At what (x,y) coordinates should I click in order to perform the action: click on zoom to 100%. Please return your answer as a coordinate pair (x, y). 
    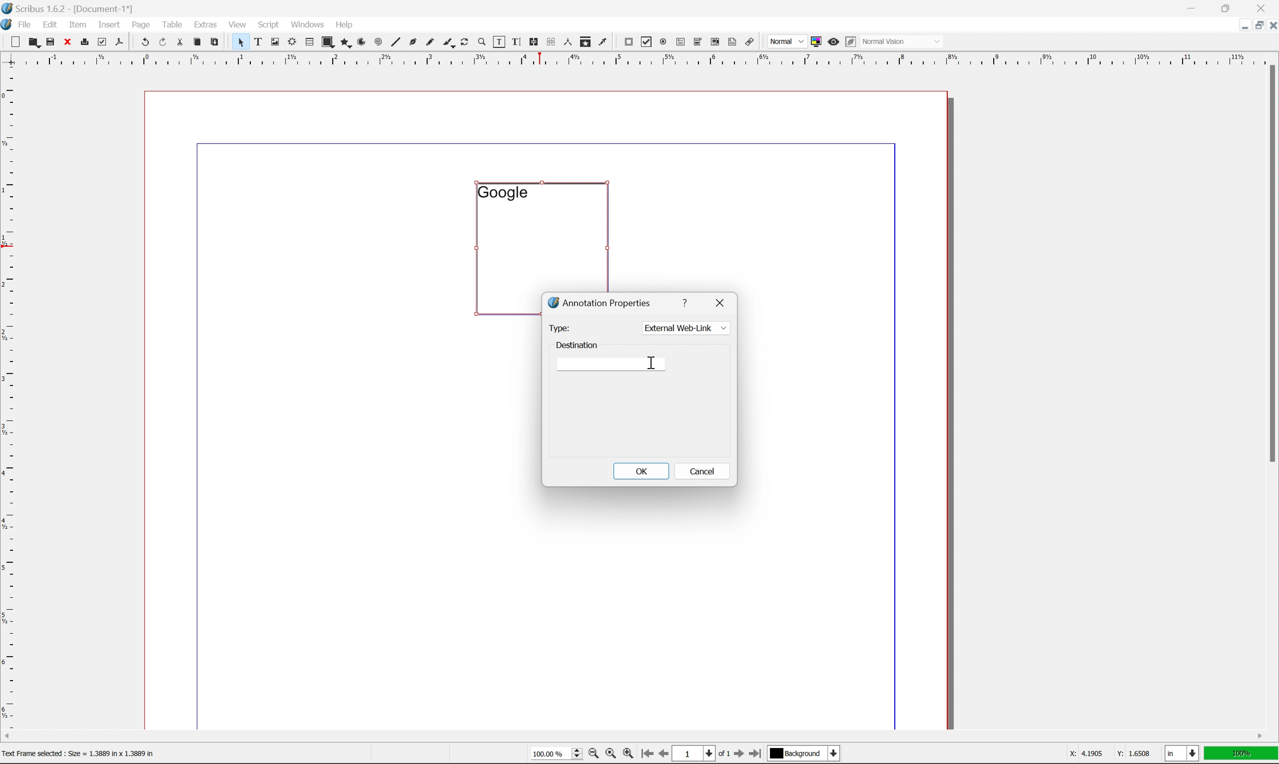
    Looking at the image, I should click on (610, 755).